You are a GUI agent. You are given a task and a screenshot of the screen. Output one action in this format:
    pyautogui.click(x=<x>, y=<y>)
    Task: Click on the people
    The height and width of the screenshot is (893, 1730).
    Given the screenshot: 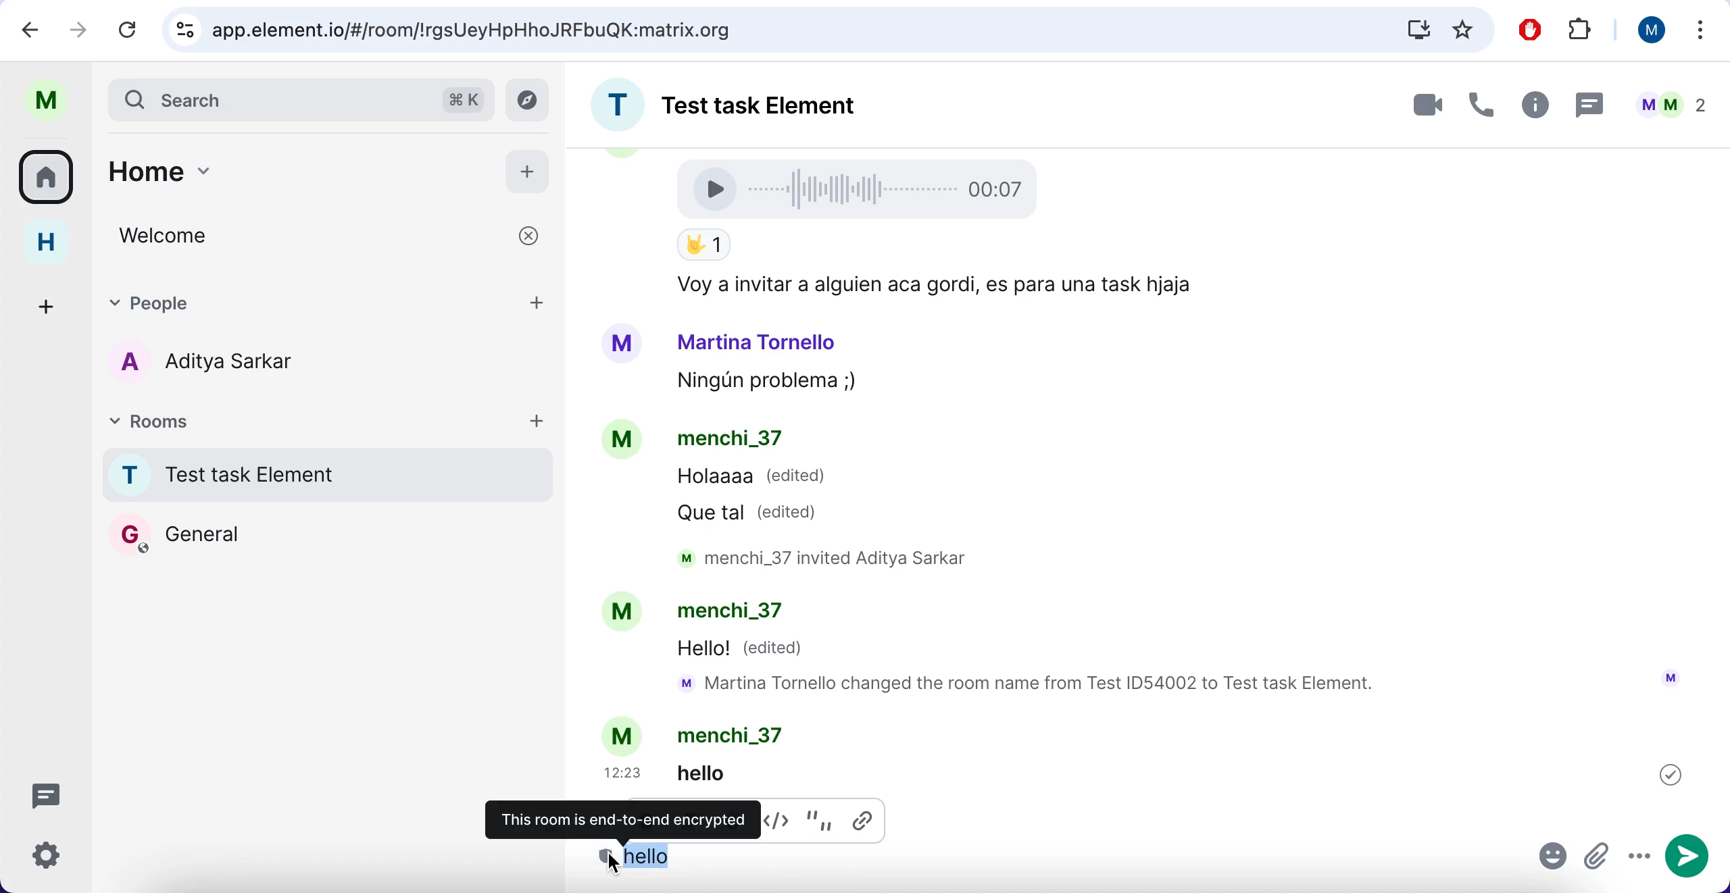 What is the action you would take?
    pyautogui.click(x=1671, y=105)
    